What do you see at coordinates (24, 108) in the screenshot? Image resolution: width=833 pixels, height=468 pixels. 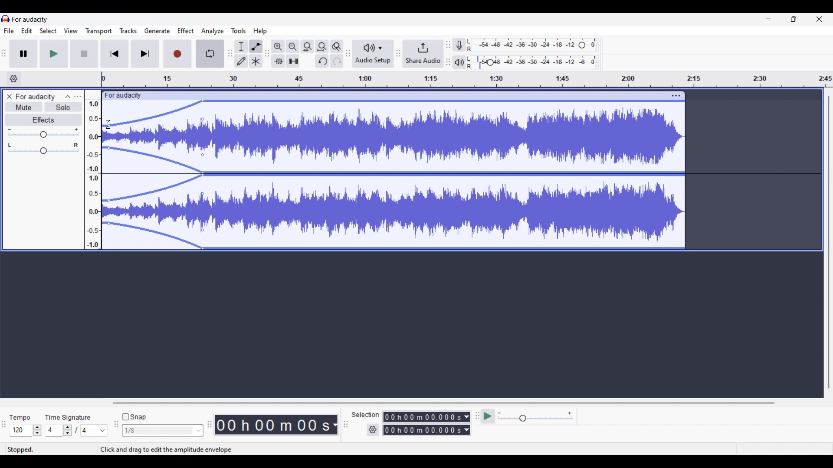 I see `Mute` at bounding box center [24, 108].